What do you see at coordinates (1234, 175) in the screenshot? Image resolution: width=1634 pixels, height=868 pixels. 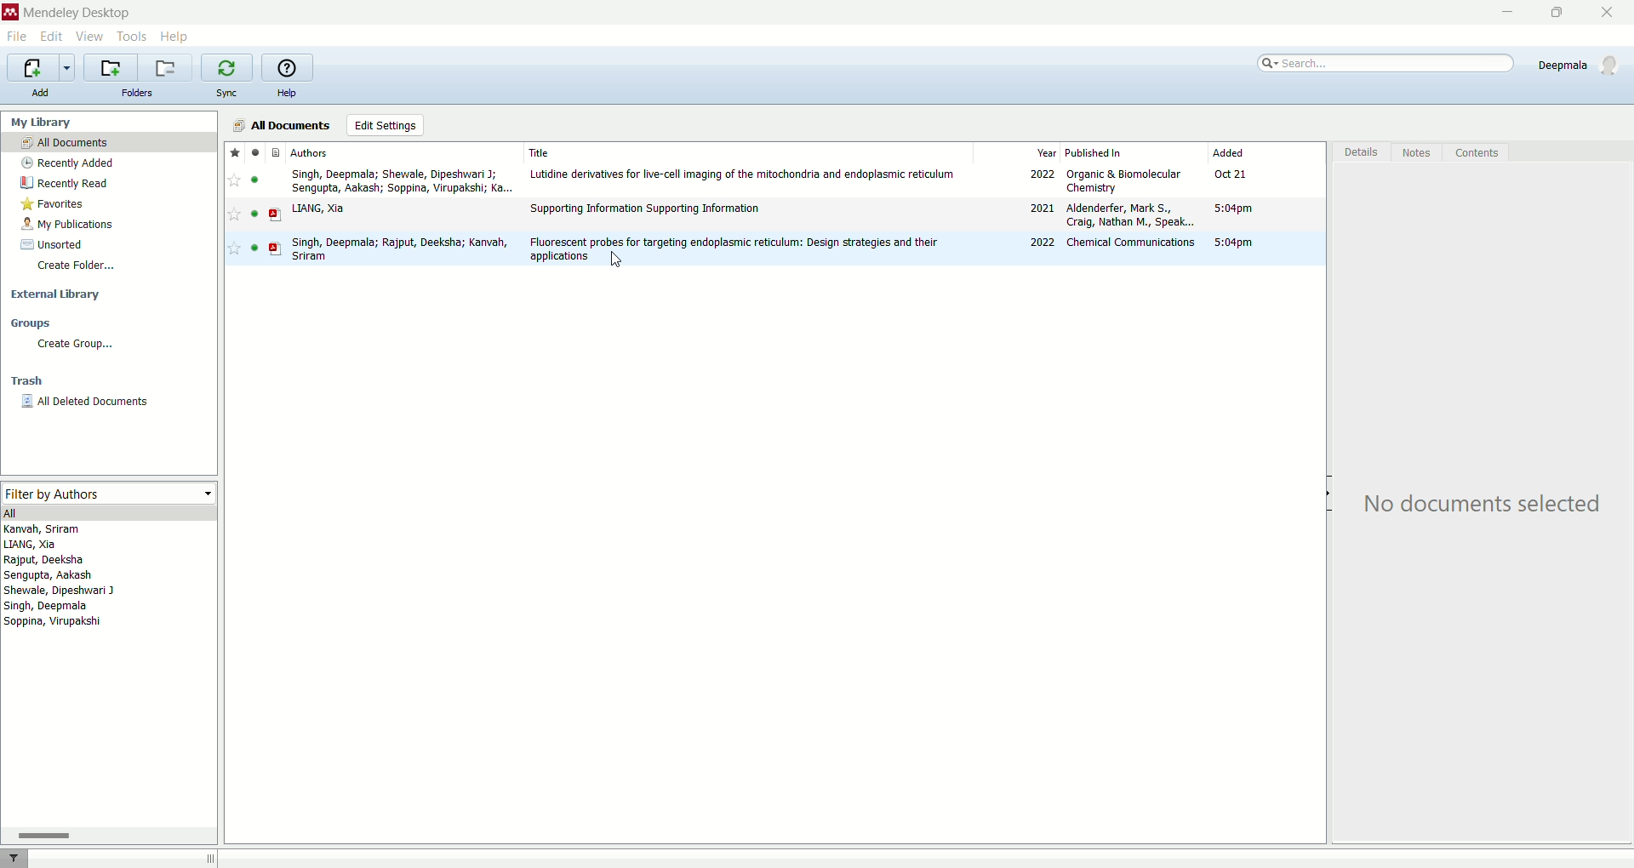 I see `Oct 21` at bounding box center [1234, 175].